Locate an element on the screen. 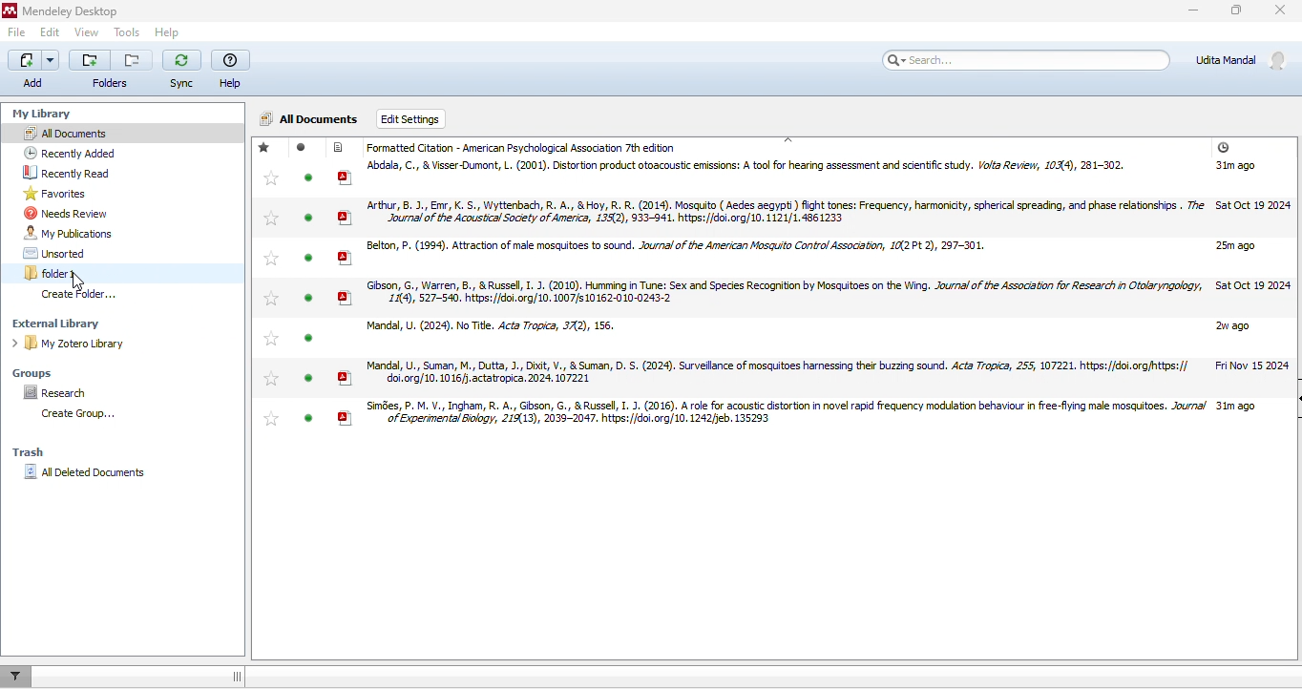 The height and width of the screenshot is (689, 1302). my zotero library is located at coordinates (93, 344).